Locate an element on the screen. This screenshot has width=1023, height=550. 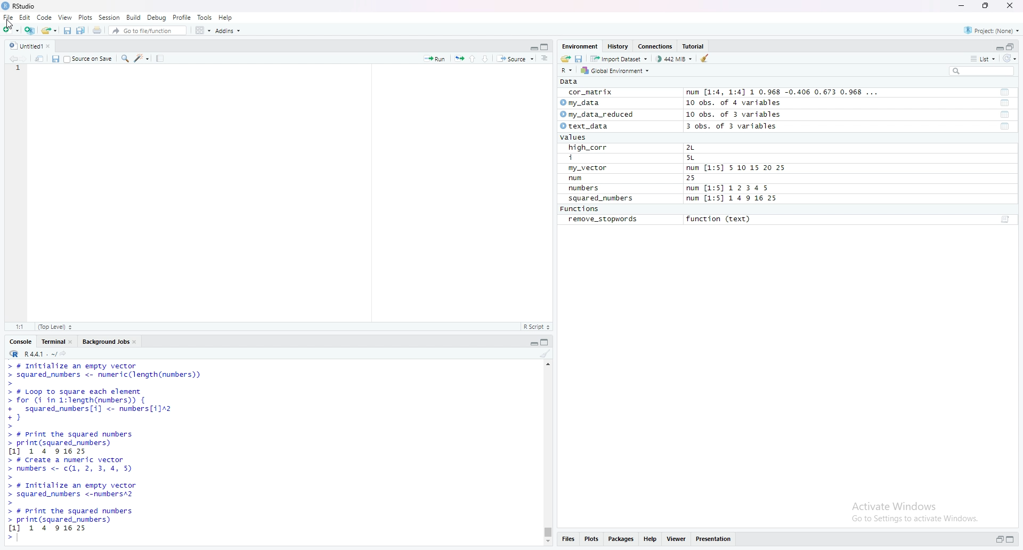
view is located at coordinates (64, 17).